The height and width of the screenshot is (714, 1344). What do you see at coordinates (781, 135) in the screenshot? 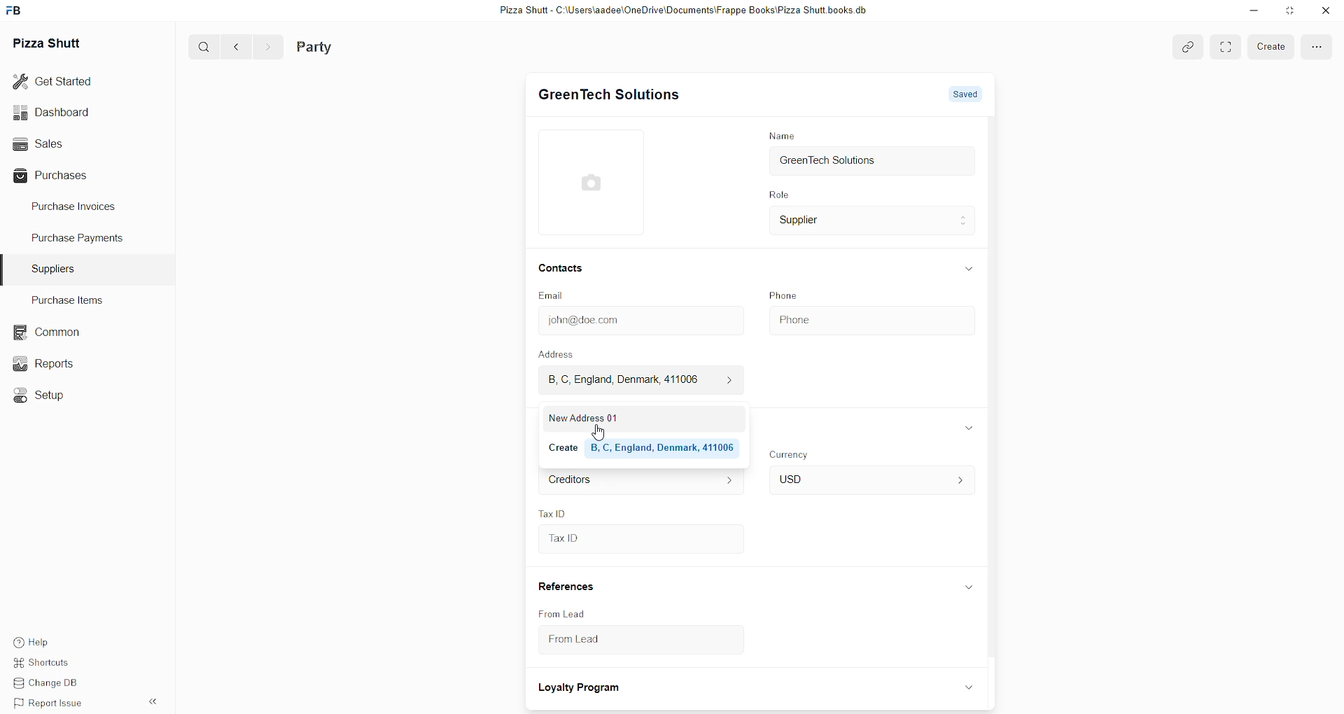
I see `Name` at bounding box center [781, 135].